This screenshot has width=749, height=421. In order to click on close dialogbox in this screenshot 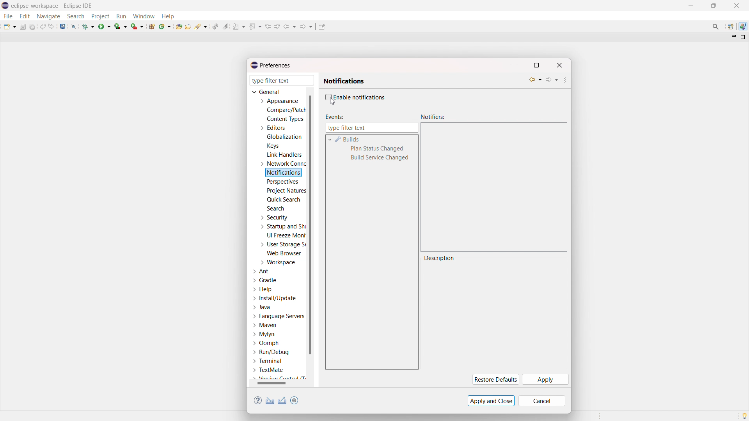, I will do `click(559, 65)`.